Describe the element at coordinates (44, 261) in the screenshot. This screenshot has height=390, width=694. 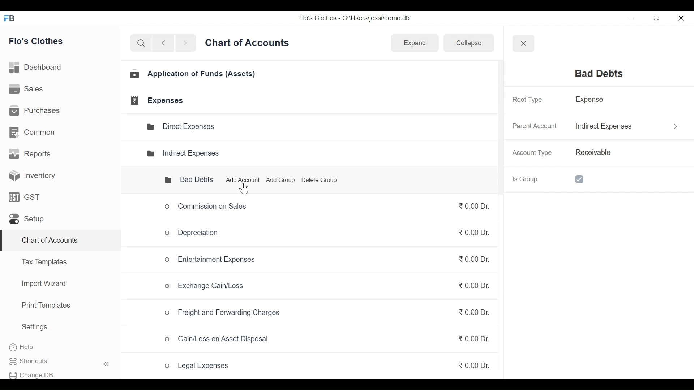
I see `Tax Templates` at that location.